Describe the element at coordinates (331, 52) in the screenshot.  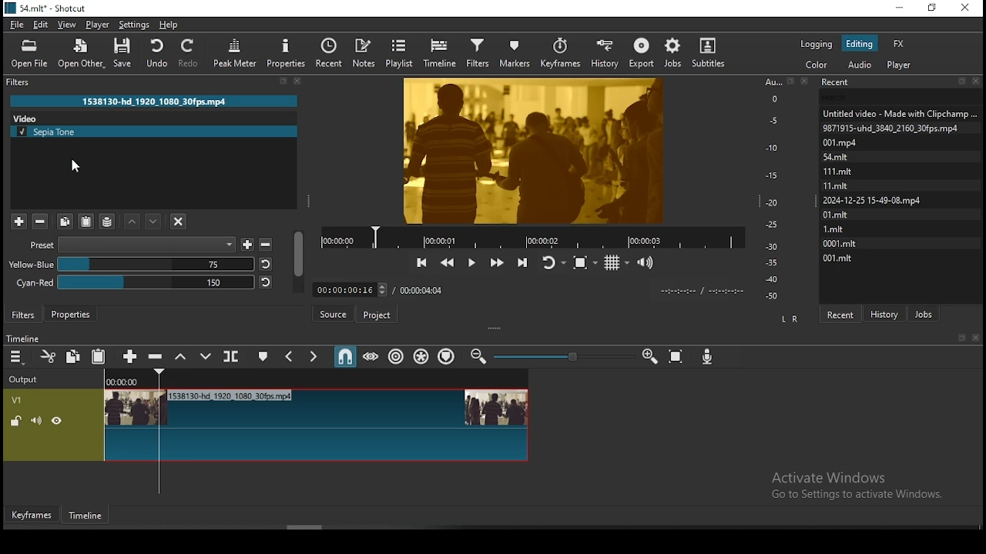
I see `recent` at that location.